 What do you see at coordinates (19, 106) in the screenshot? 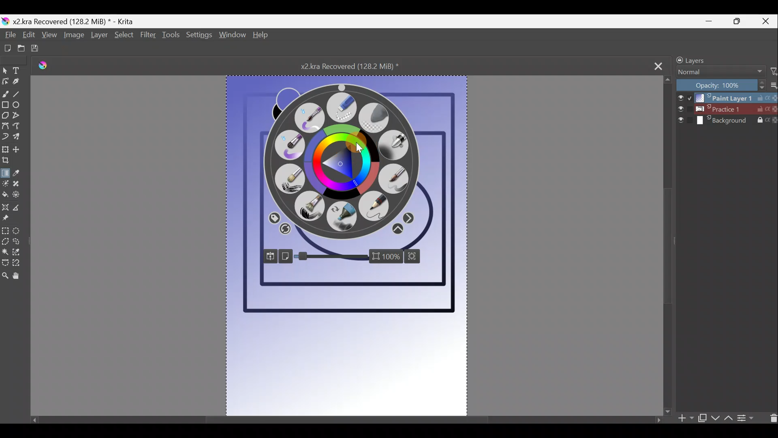
I see `Ellipse tool` at bounding box center [19, 106].